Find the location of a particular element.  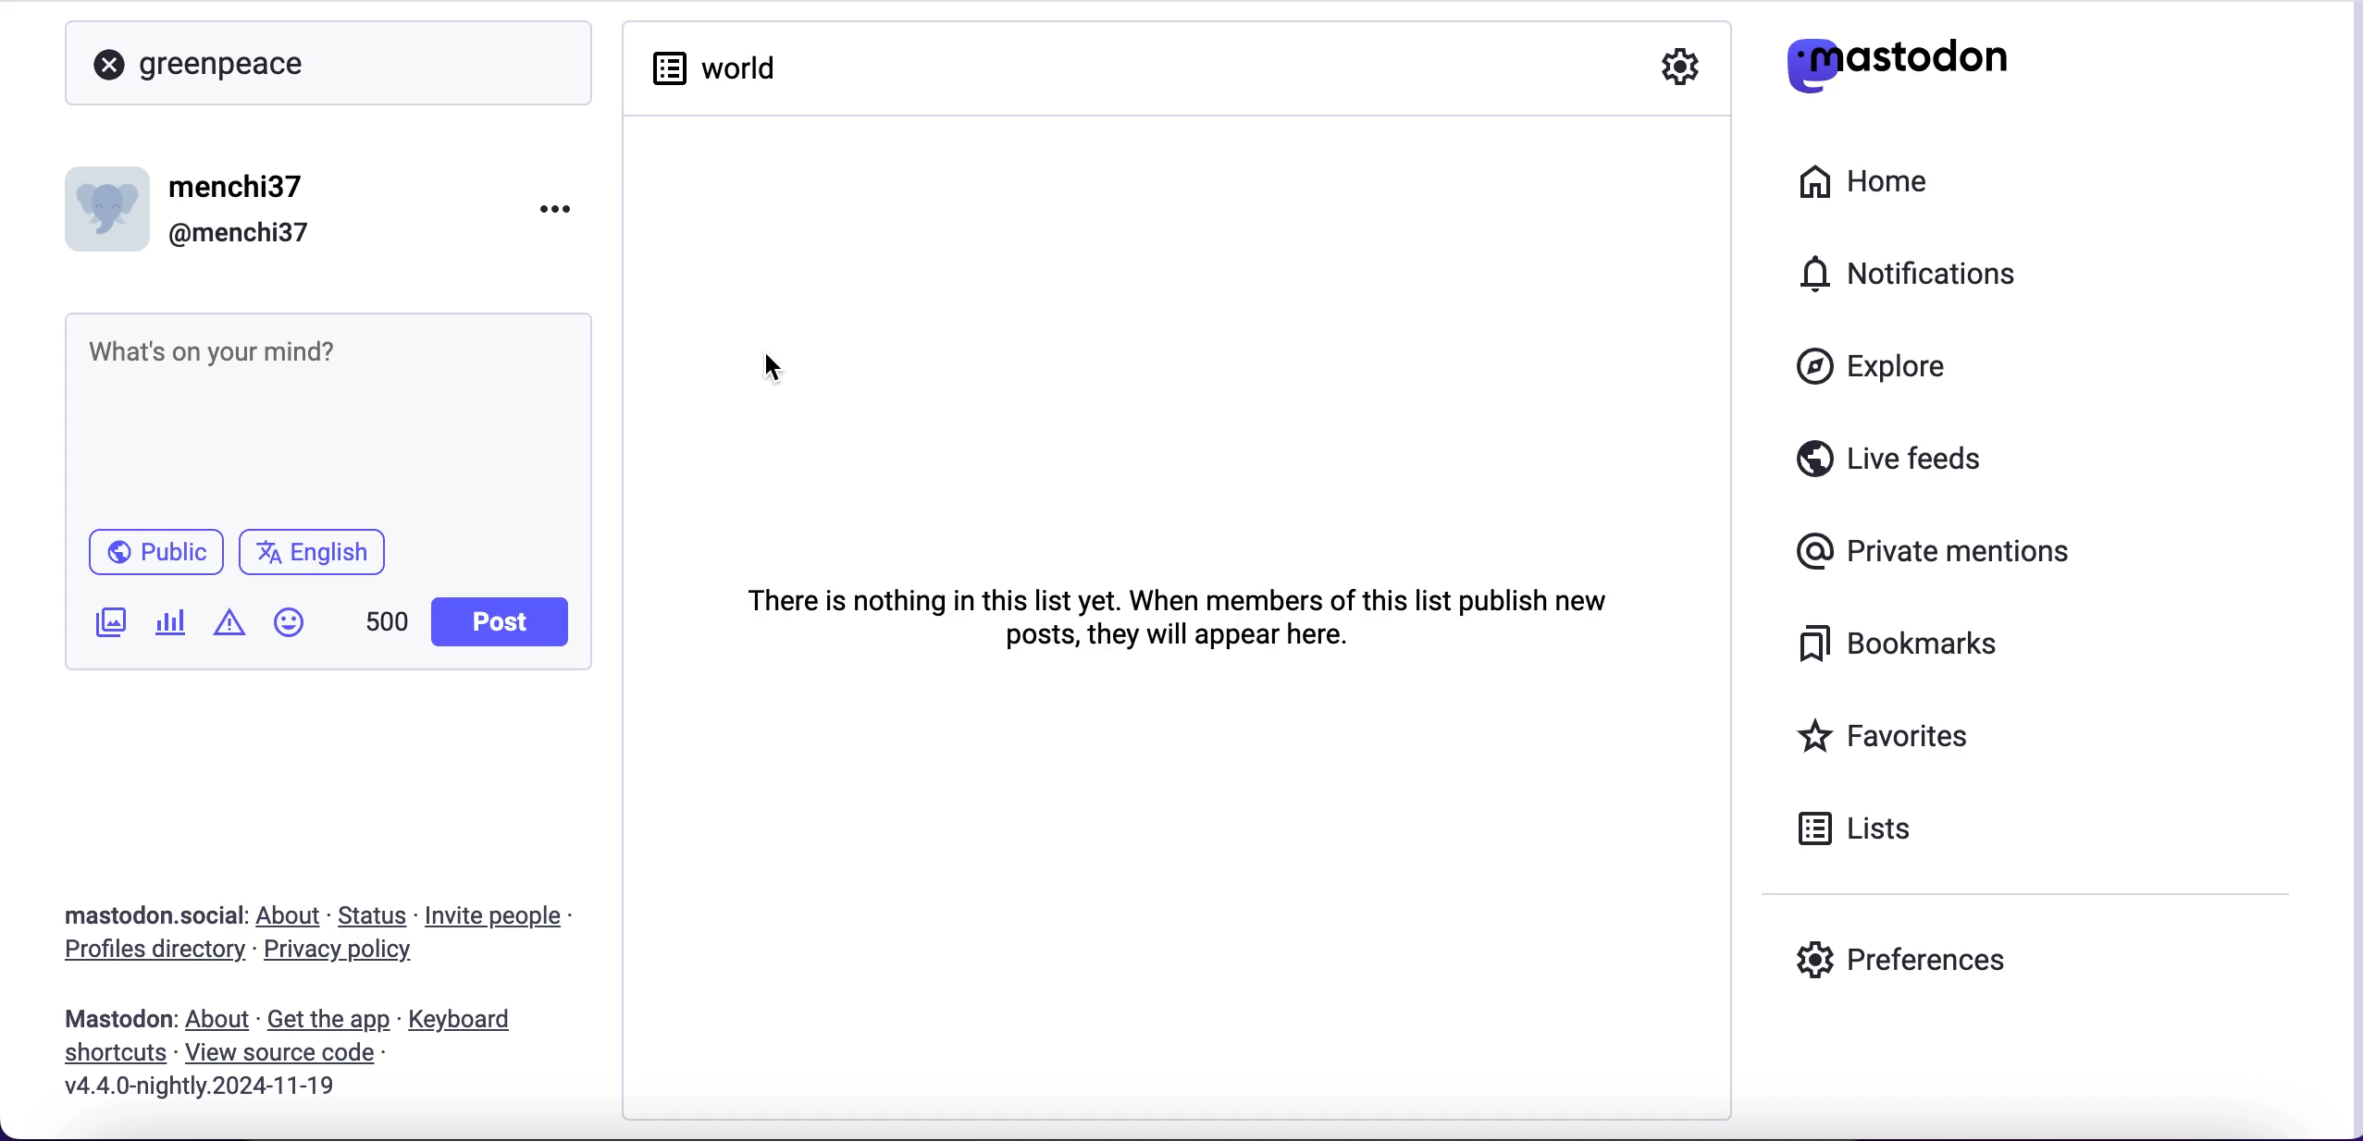

explore is located at coordinates (1889, 368).